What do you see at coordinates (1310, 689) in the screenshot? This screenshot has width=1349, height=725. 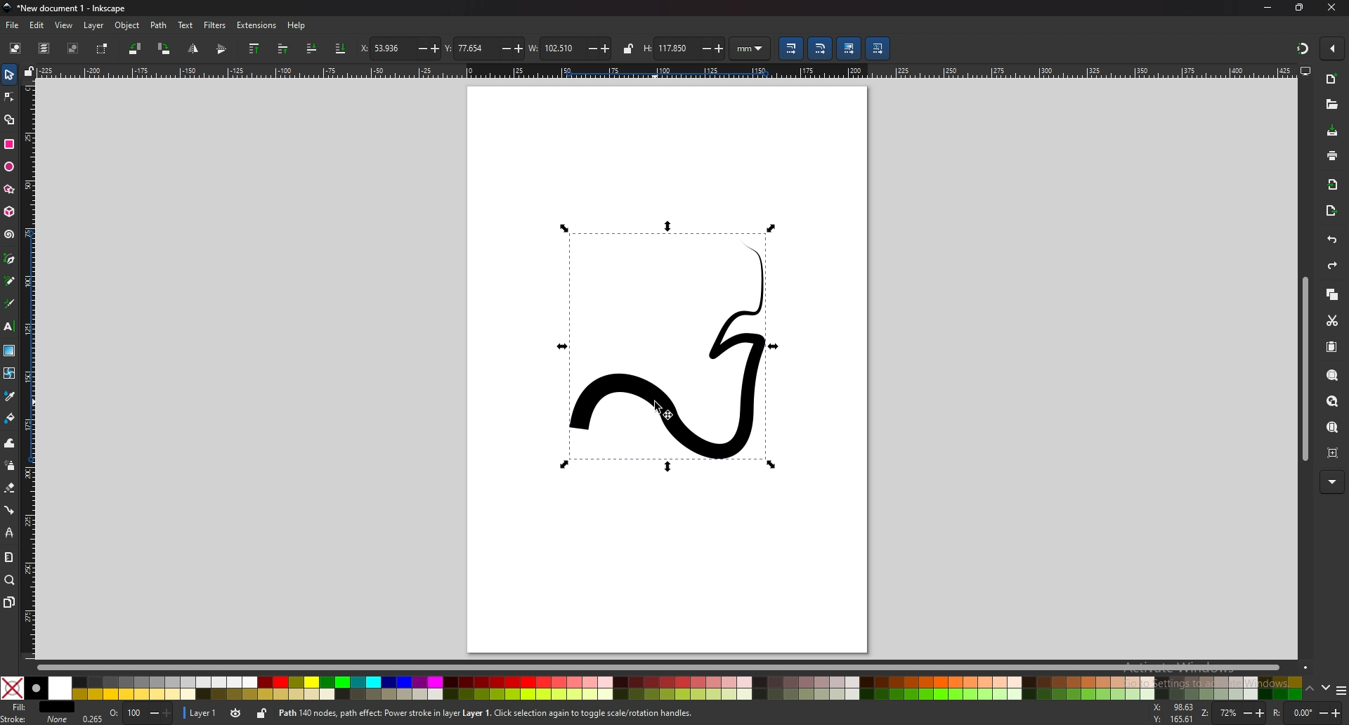 I see `up` at bounding box center [1310, 689].